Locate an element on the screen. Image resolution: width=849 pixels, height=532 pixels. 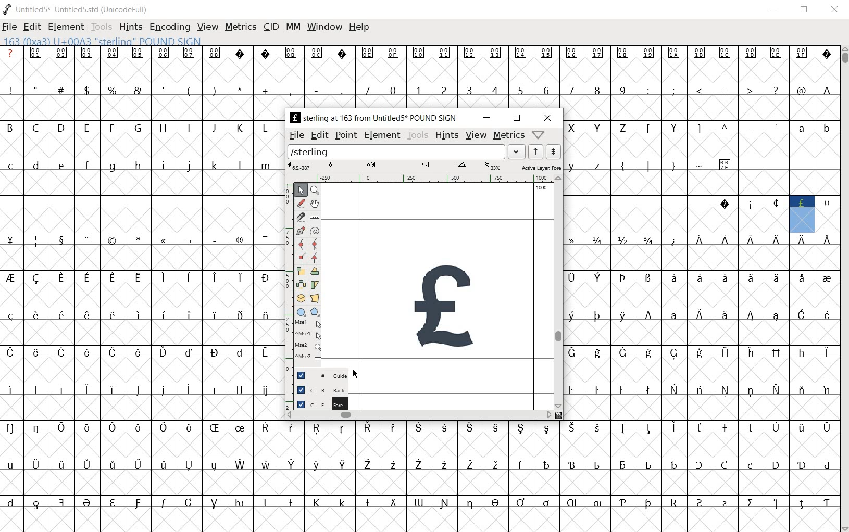
Symbol is located at coordinates (599, 278).